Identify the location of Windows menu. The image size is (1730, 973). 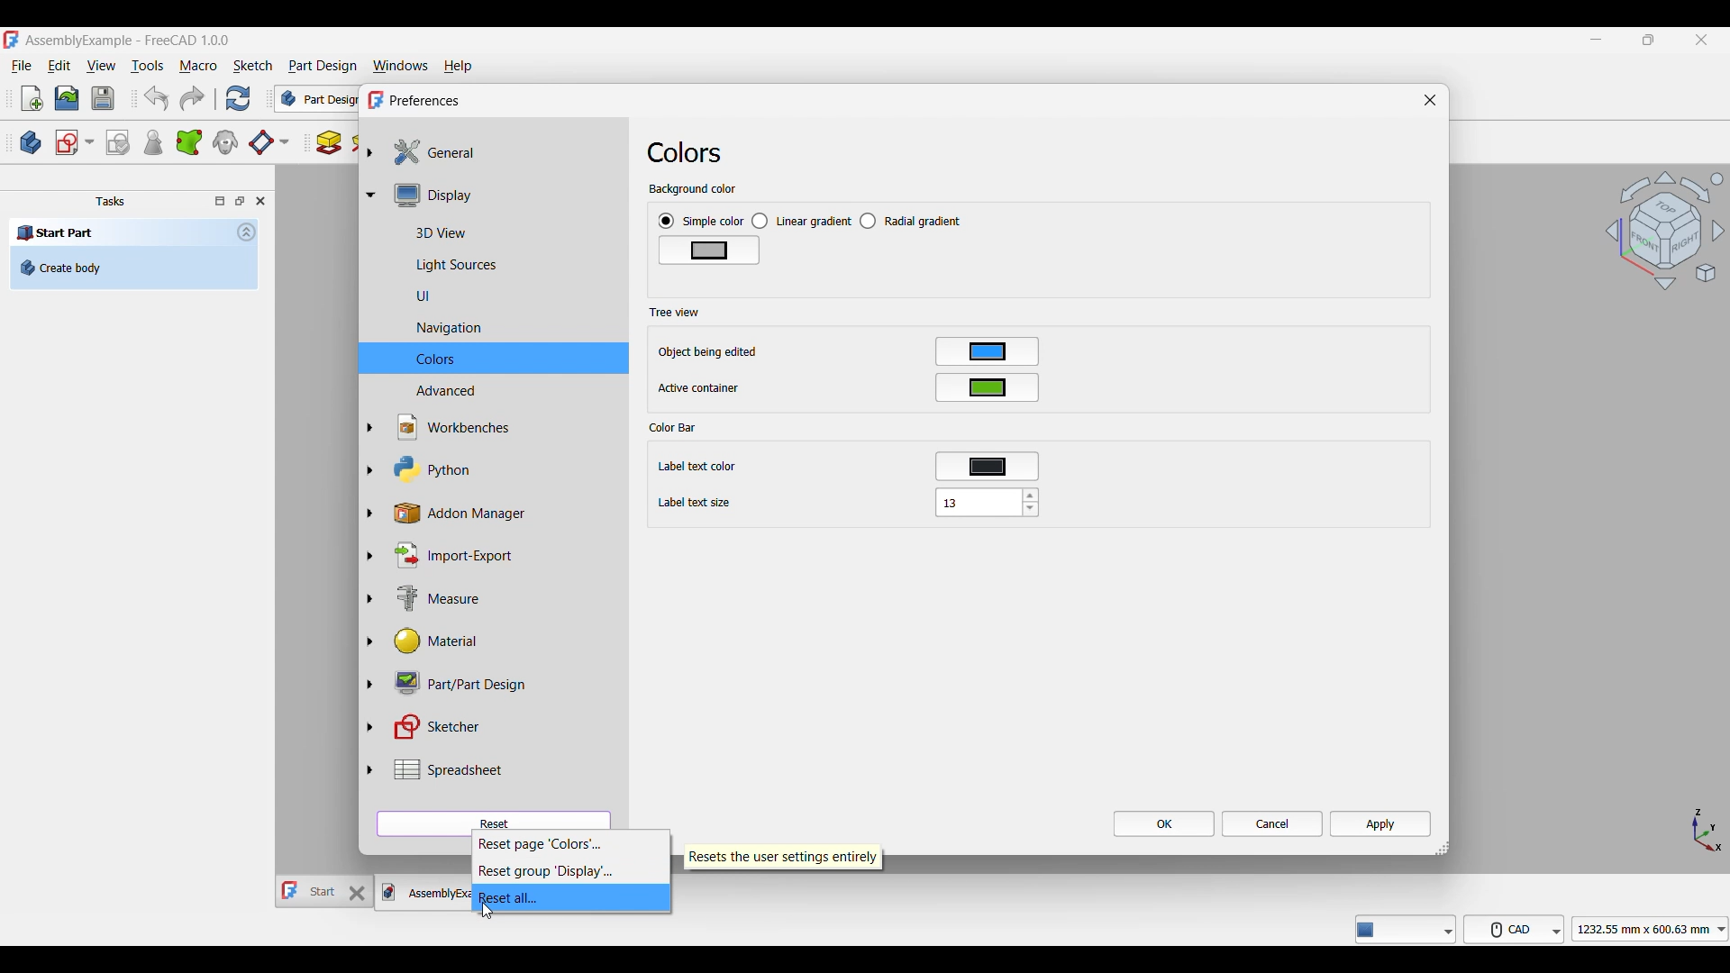
(400, 67).